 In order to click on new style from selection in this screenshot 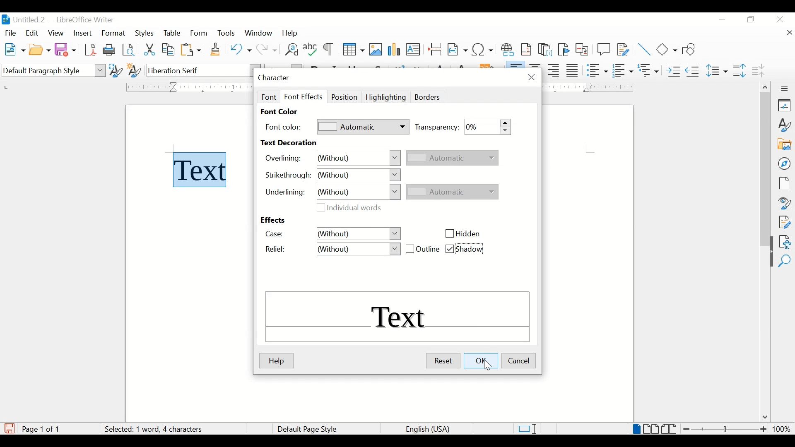, I will do `click(135, 69)`.